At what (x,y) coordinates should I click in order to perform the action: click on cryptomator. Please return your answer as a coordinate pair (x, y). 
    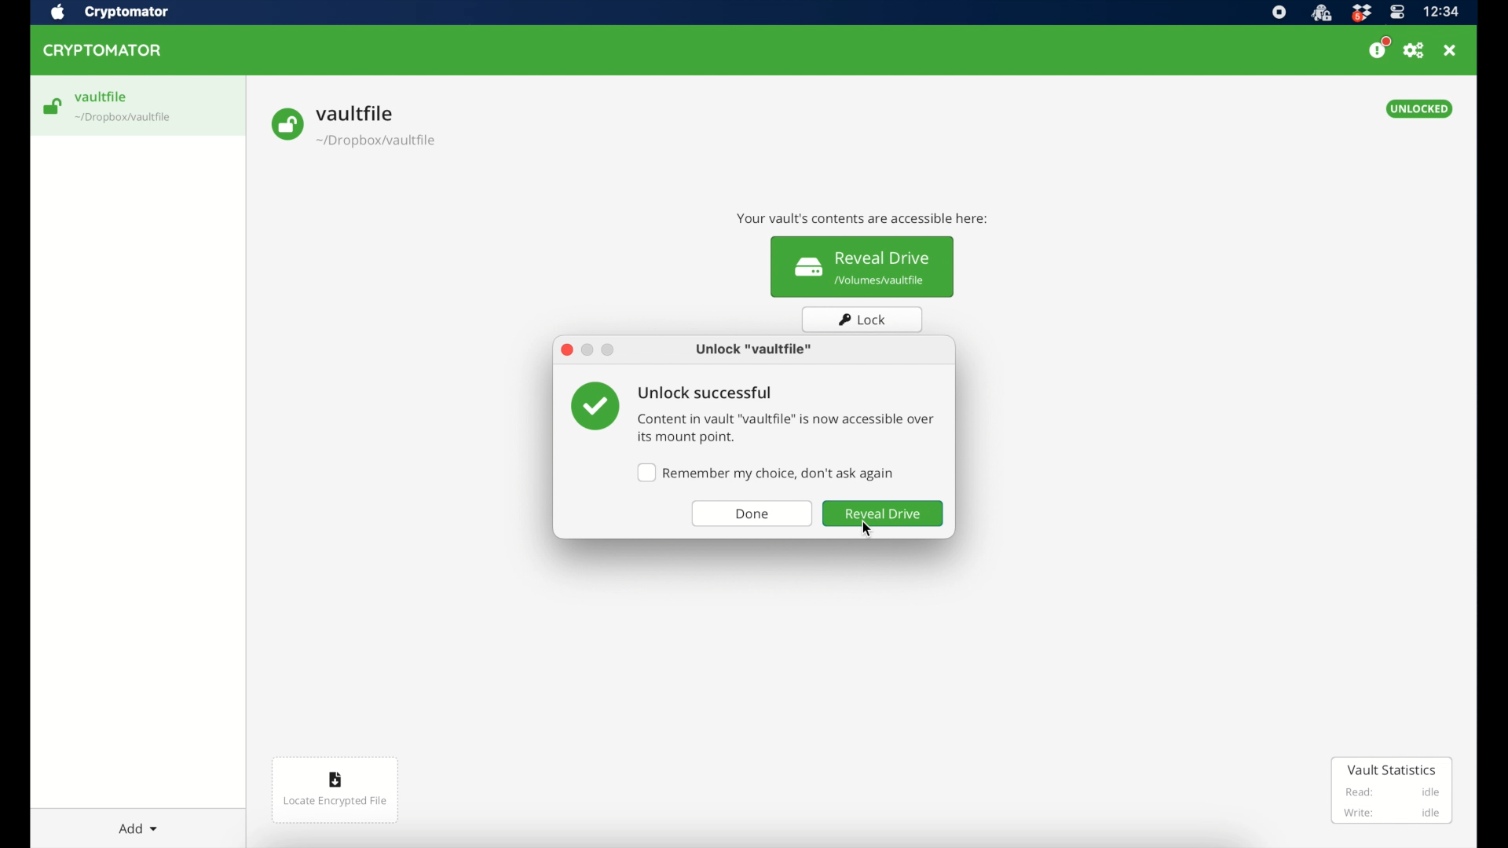
    Looking at the image, I should click on (102, 49).